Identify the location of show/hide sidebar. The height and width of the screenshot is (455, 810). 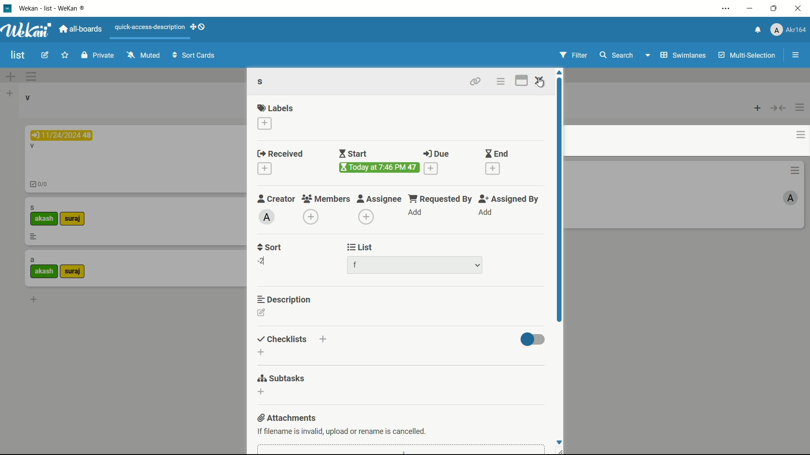
(796, 55).